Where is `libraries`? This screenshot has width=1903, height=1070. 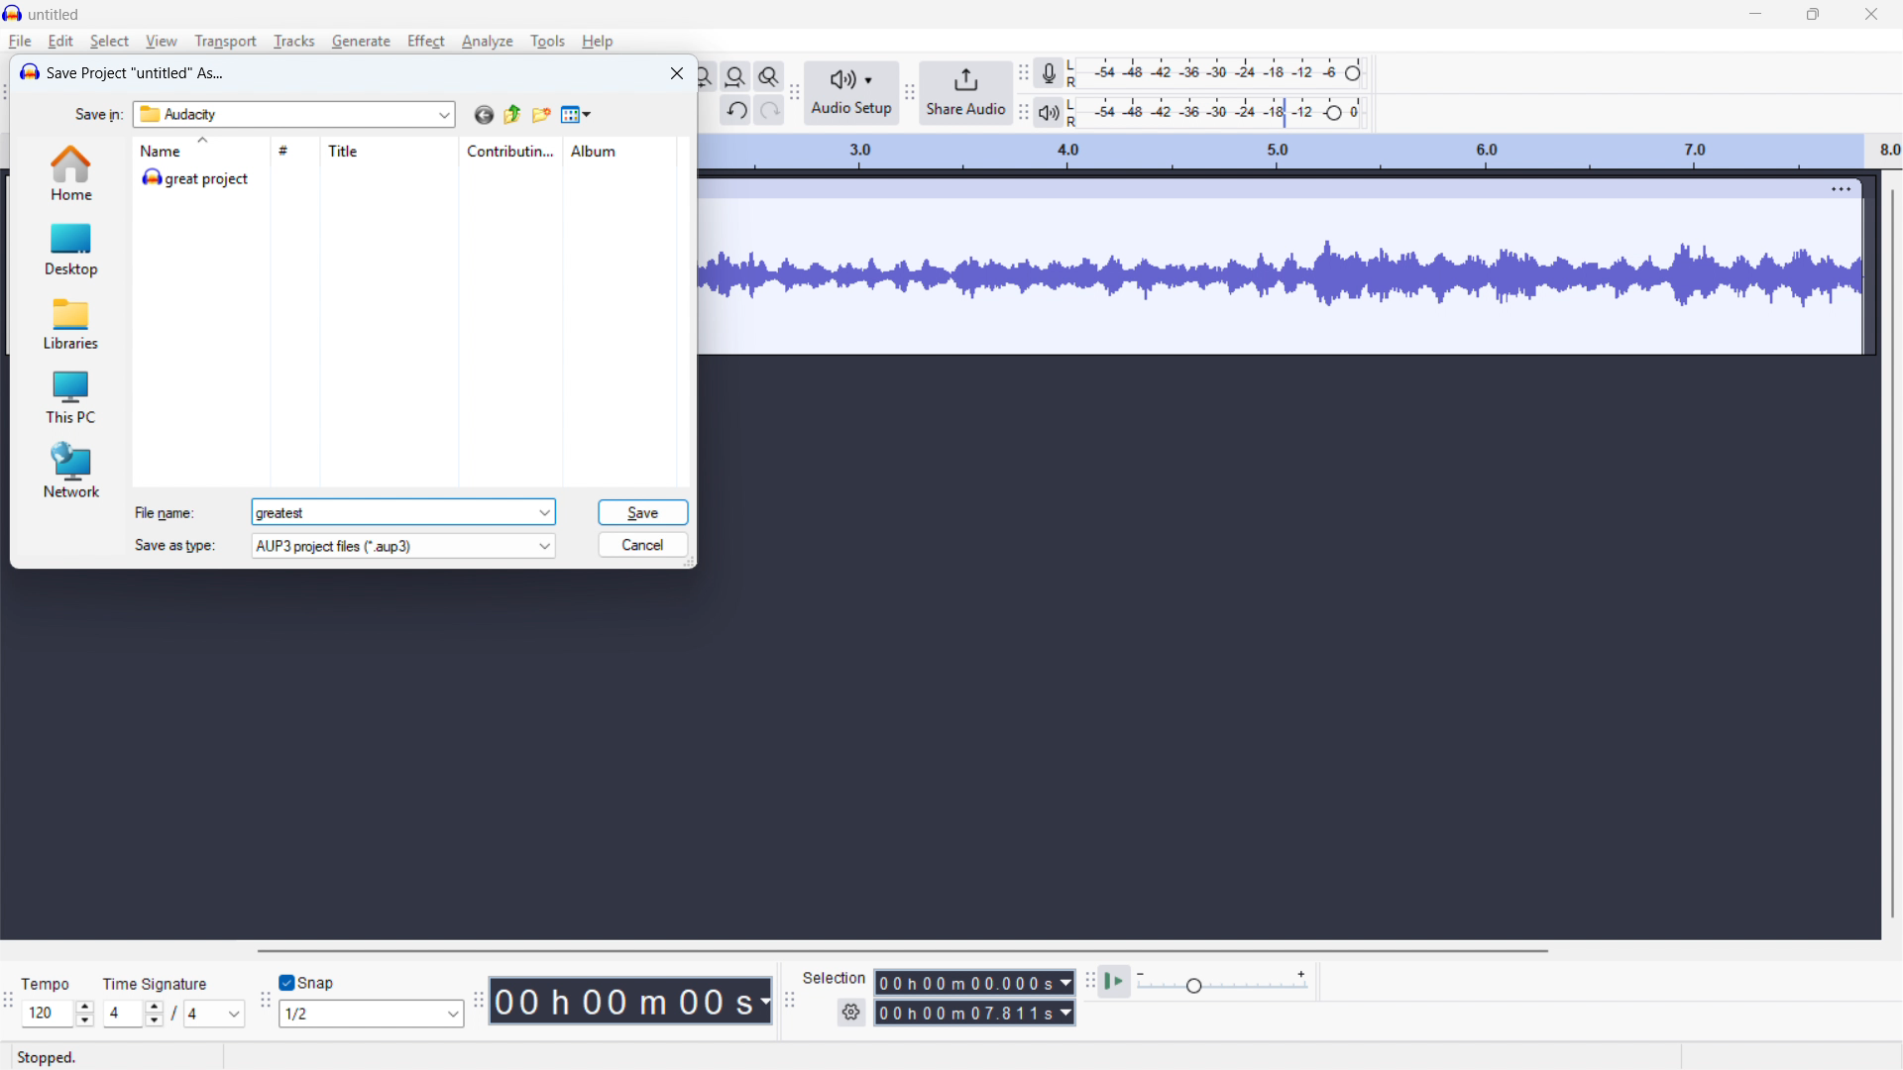 libraries is located at coordinates (71, 325).